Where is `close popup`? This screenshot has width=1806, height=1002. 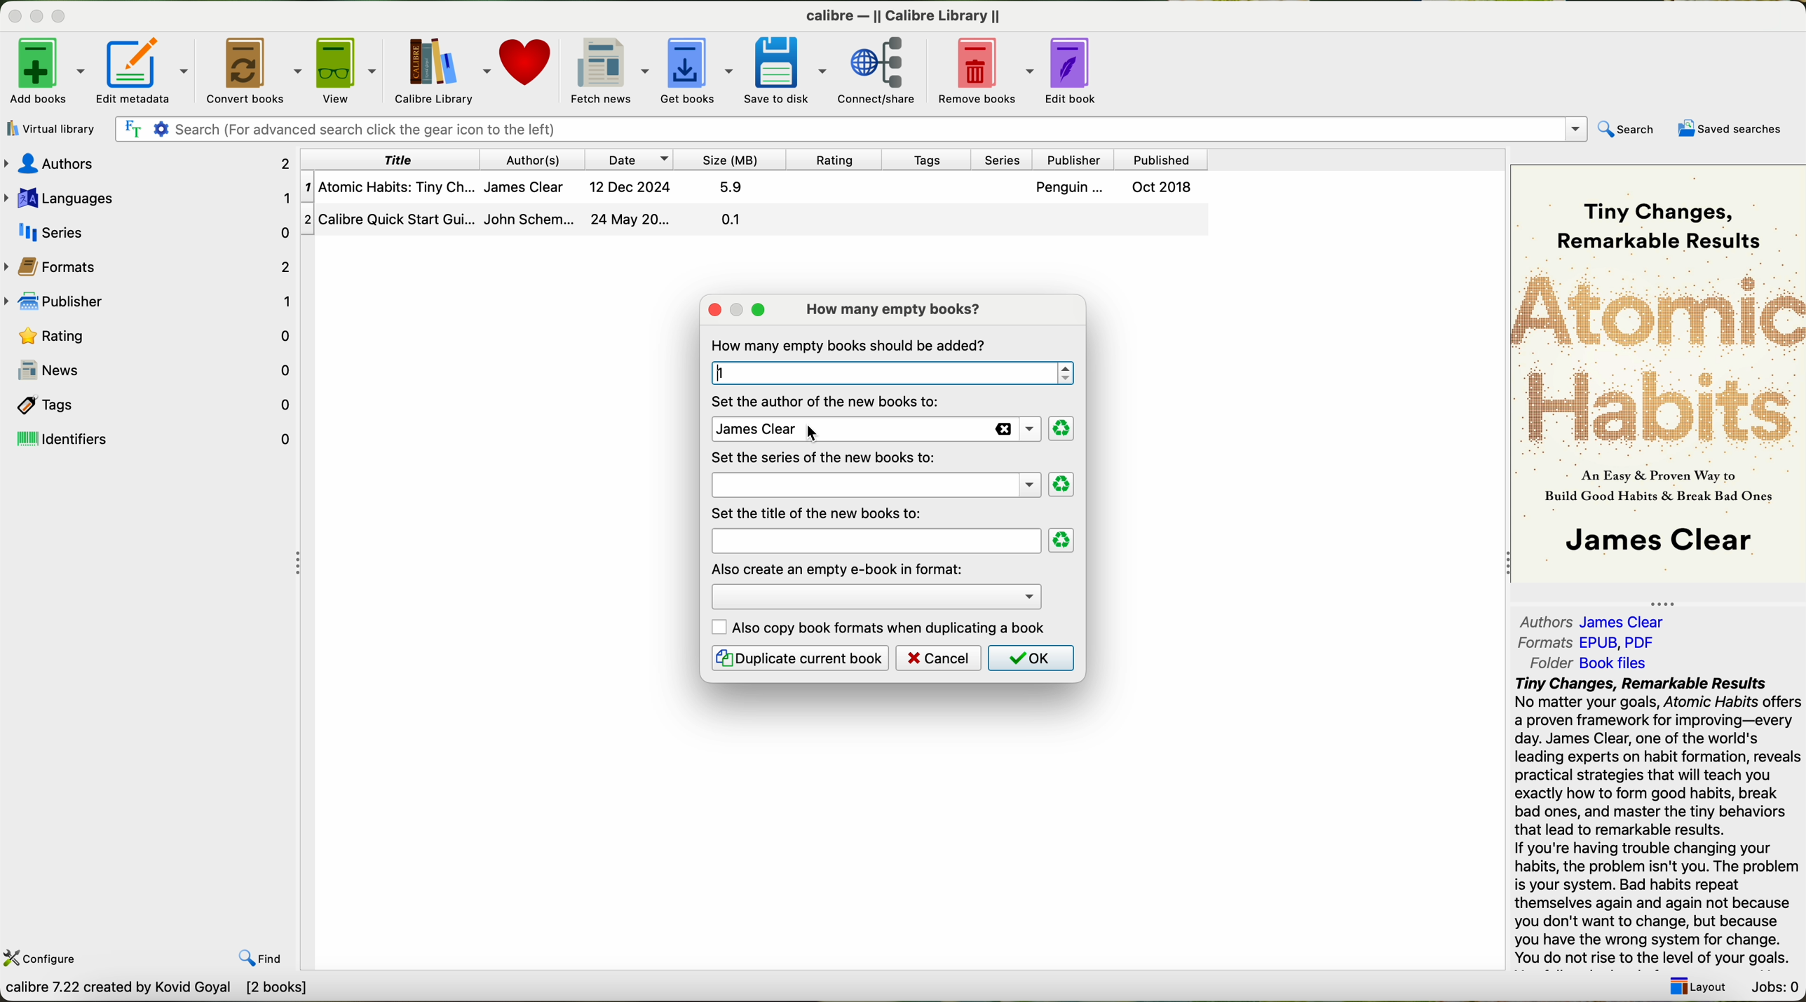 close popup is located at coordinates (713, 308).